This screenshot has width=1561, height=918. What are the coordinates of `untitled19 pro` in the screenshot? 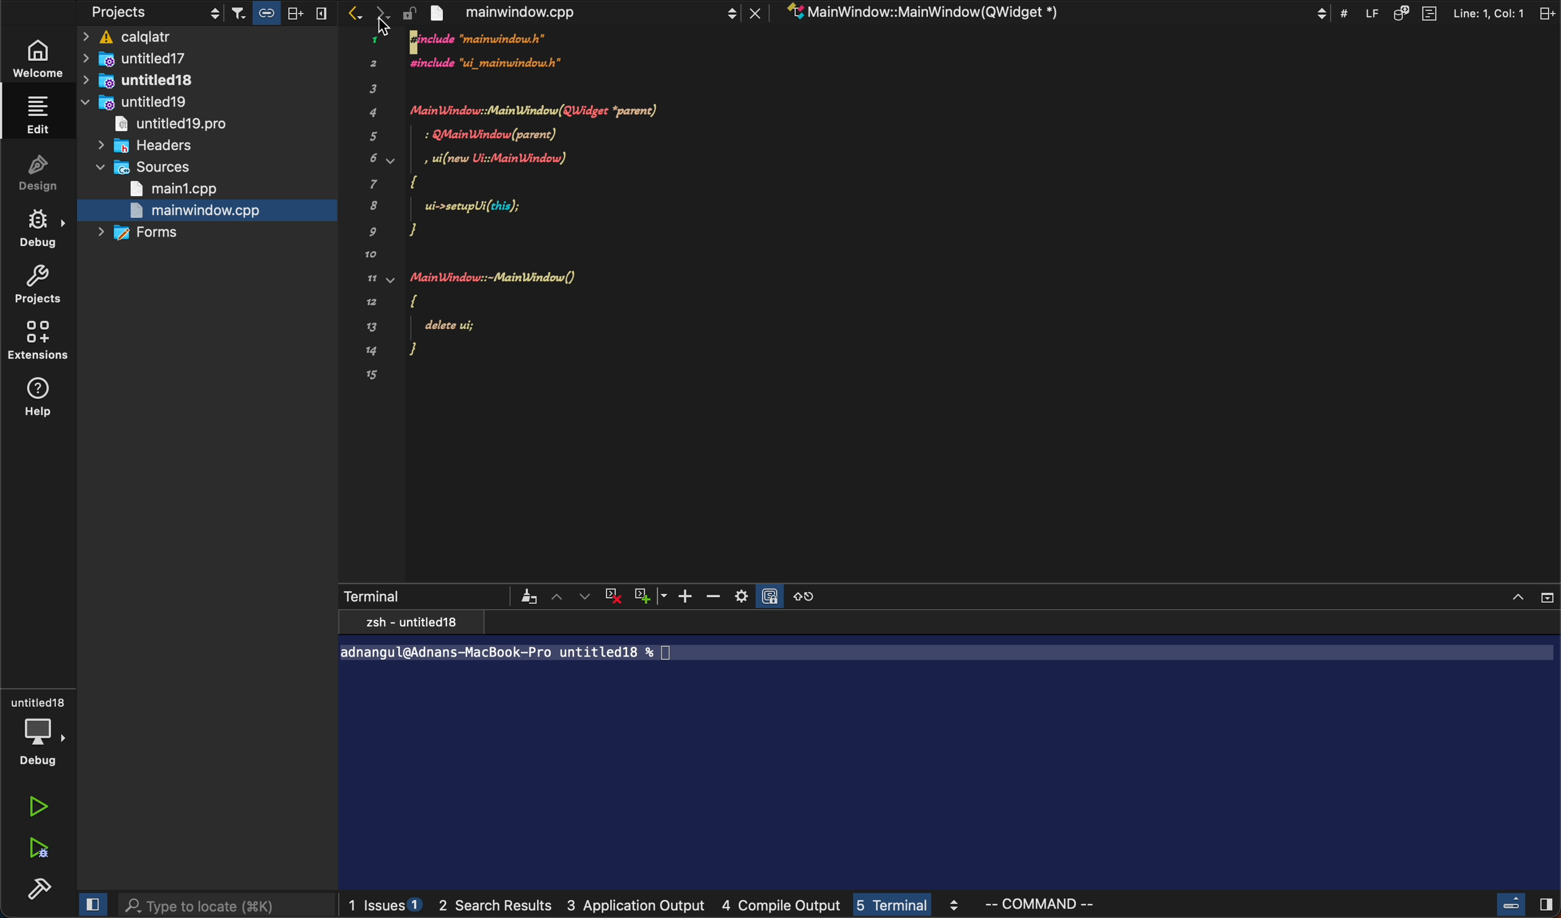 It's located at (186, 125).